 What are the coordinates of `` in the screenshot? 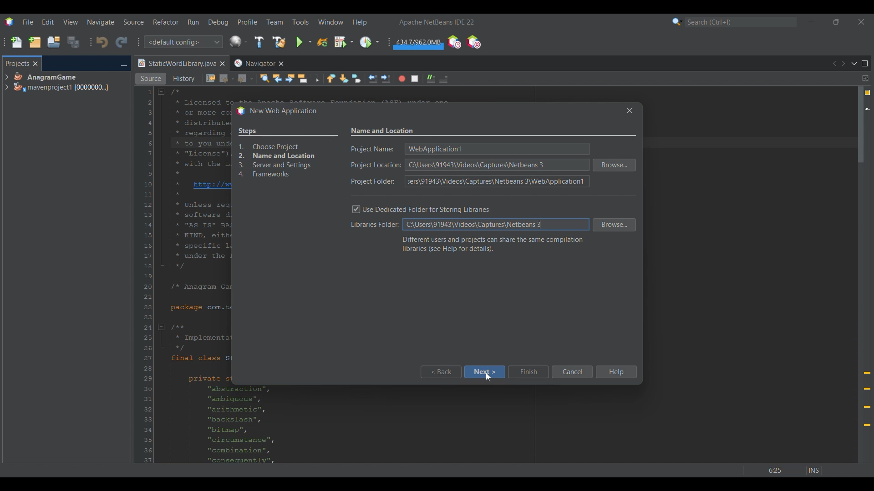 It's located at (788, 468).